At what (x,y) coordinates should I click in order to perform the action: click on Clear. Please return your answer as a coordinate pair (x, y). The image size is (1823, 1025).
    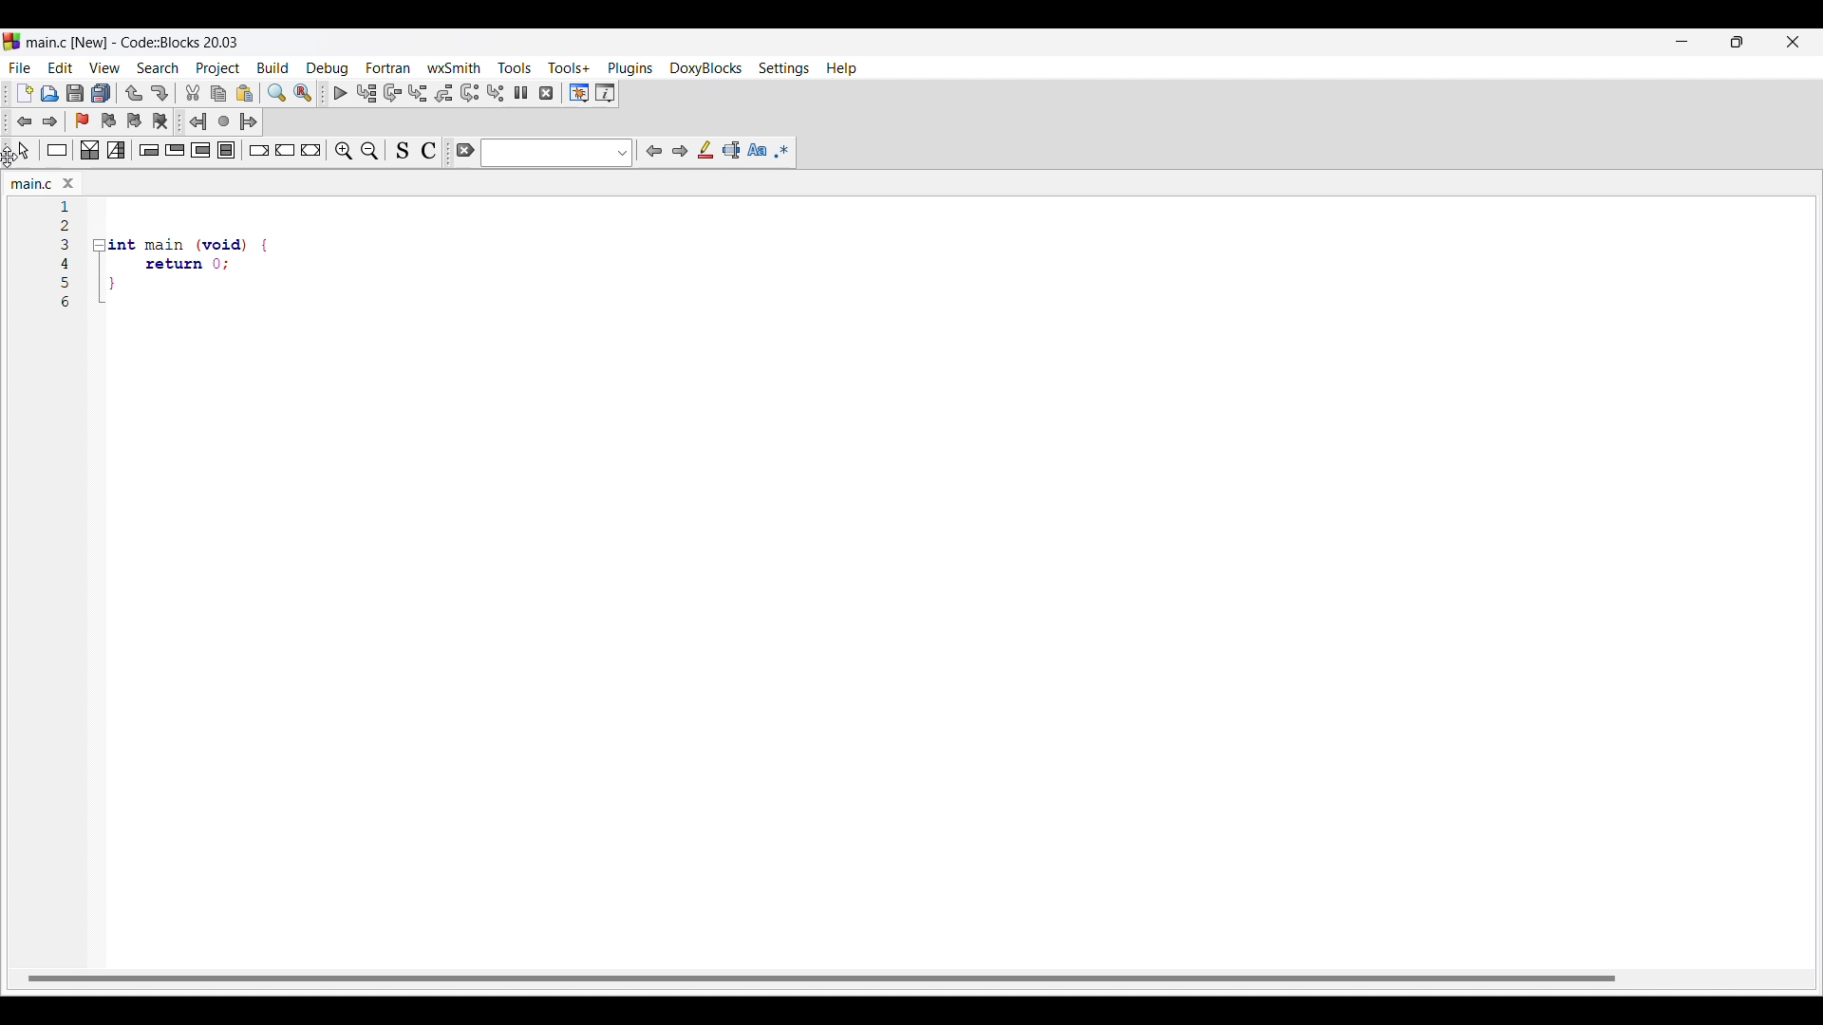
    Looking at the image, I should click on (465, 150).